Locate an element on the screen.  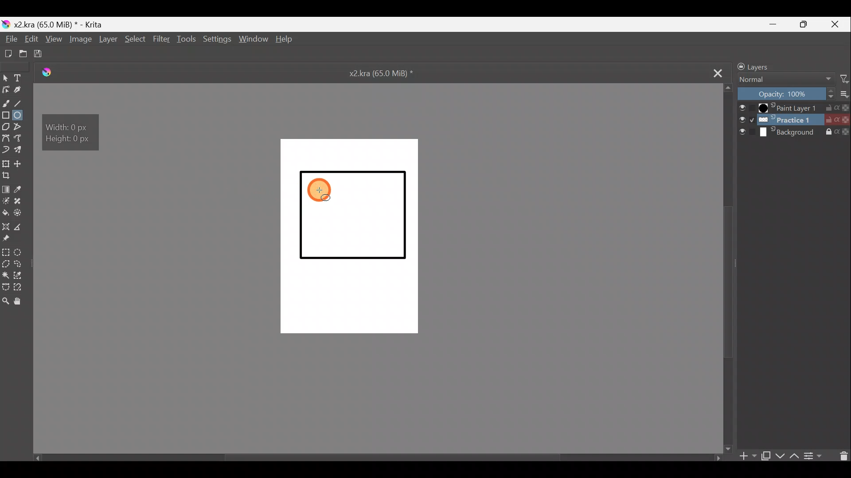
Practice 1 is located at coordinates (794, 120).